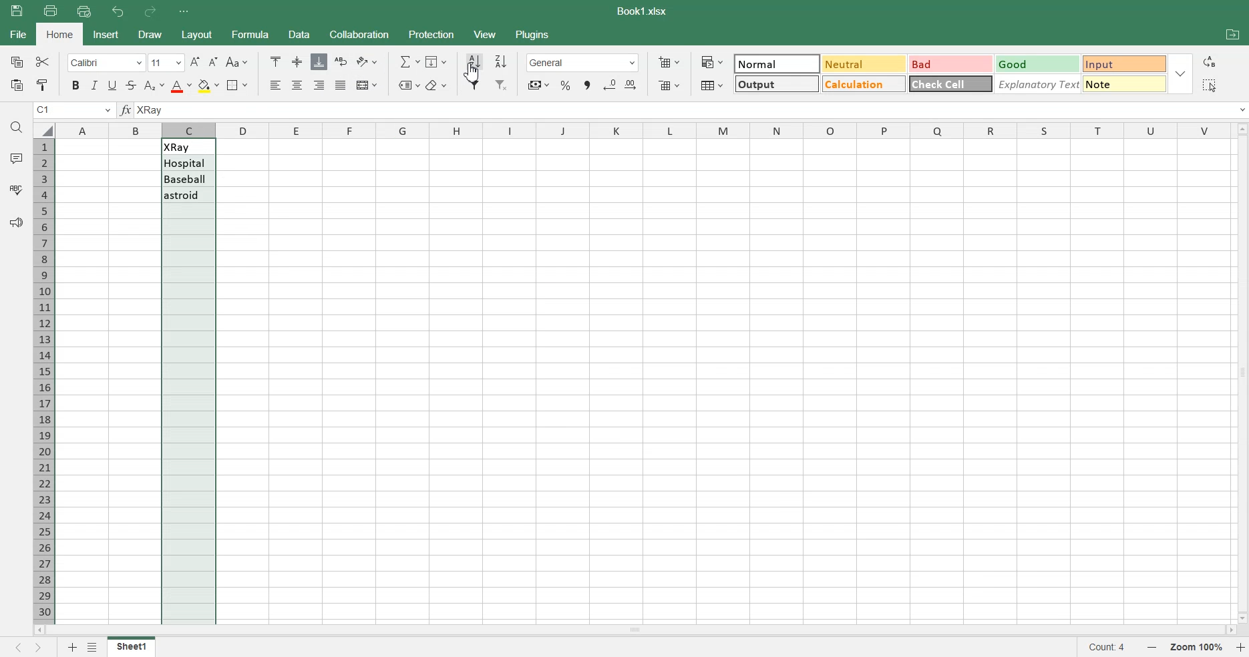  What do you see at coordinates (1112, 648) in the screenshot?
I see `count: 4` at bounding box center [1112, 648].